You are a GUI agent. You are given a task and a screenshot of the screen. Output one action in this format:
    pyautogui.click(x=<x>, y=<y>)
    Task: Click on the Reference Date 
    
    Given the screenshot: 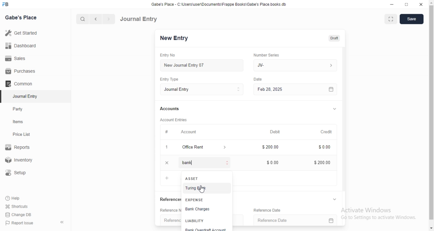 What is the action you would take?
    pyautogui.click(x=284, y=210)
    